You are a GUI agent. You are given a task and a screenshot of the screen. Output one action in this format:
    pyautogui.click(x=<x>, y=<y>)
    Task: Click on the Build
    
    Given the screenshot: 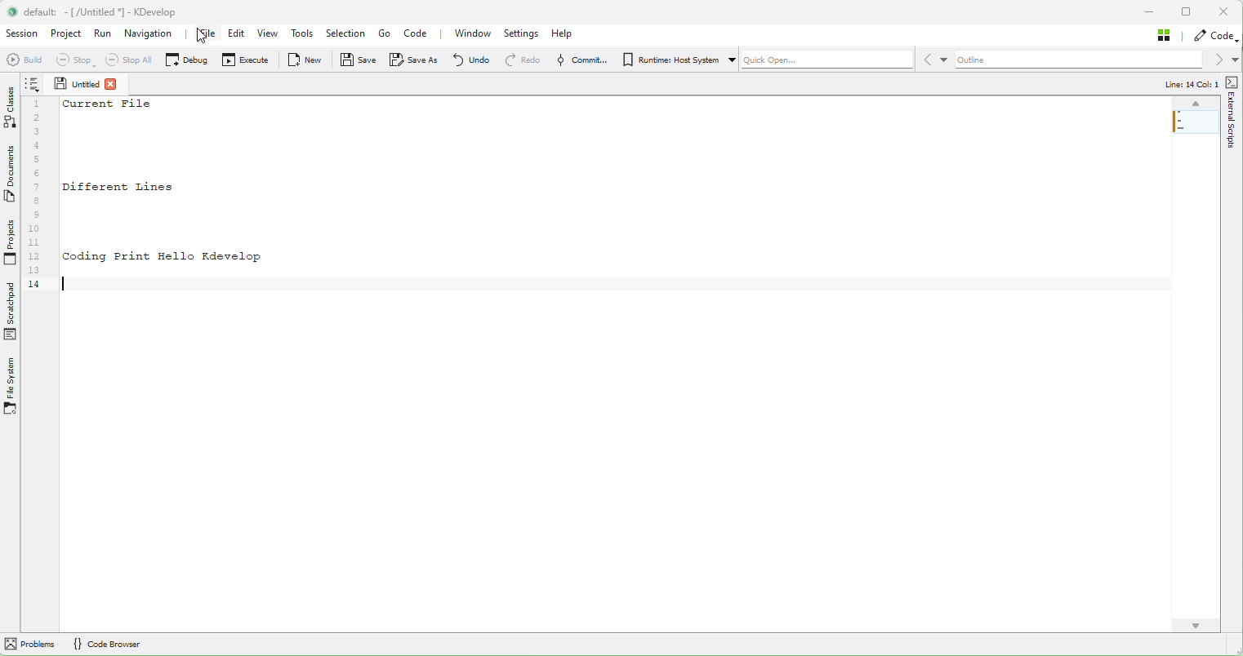 What is the action you would take?
    pyautogui.click(x=20, y=59)
    